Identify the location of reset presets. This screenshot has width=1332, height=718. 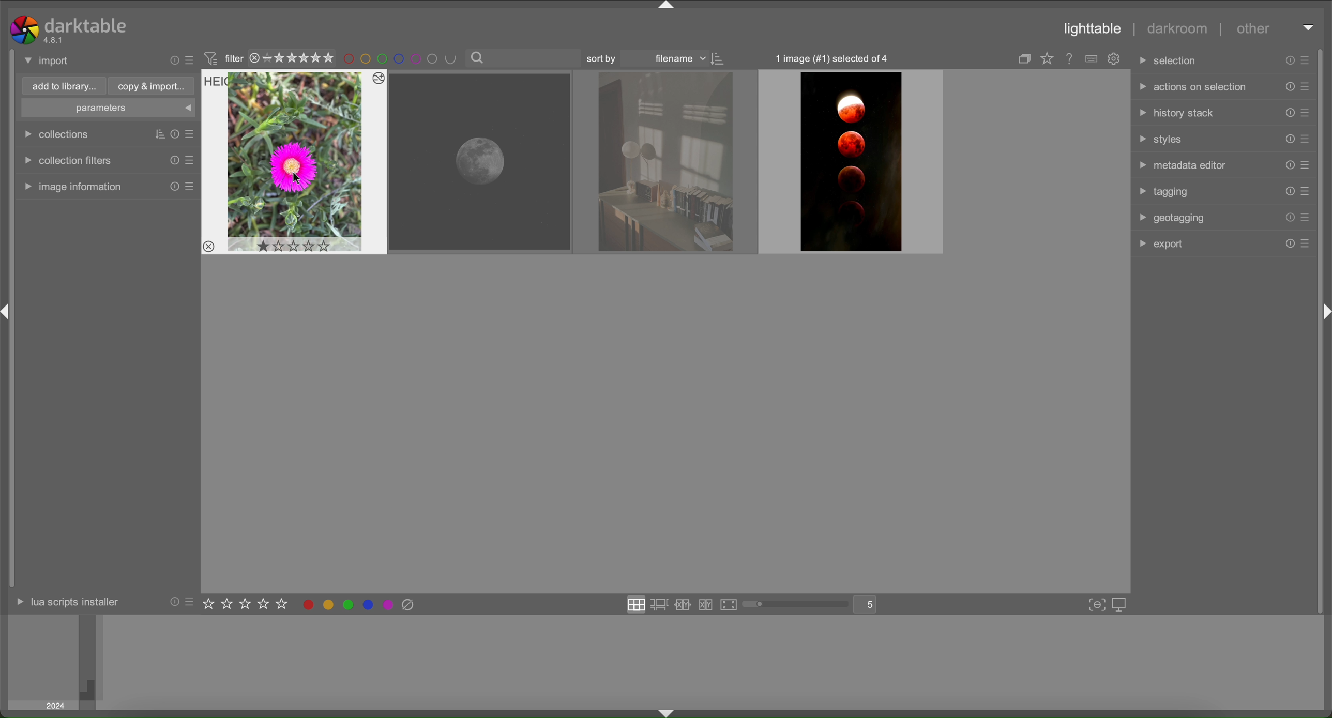
(173, 60).